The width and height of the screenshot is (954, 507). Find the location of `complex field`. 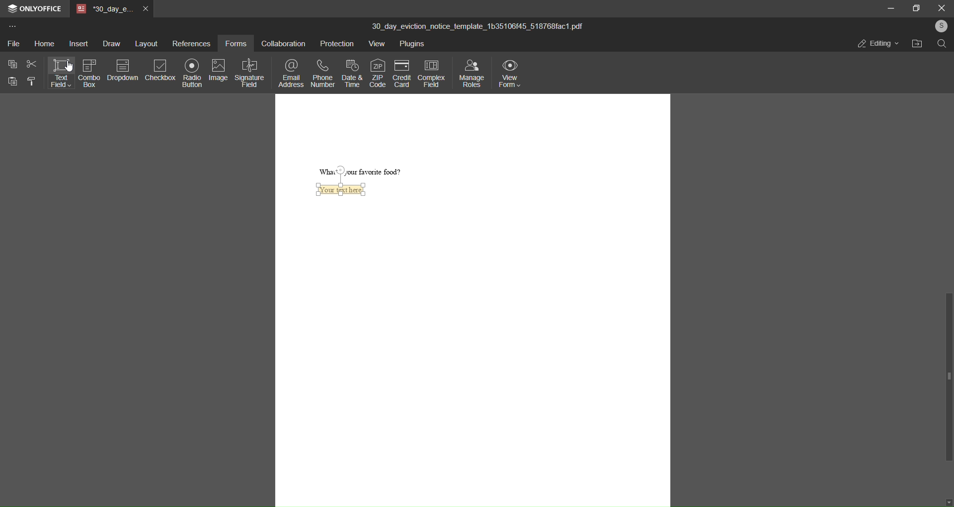

complex field is located at coordinates (430, 72).